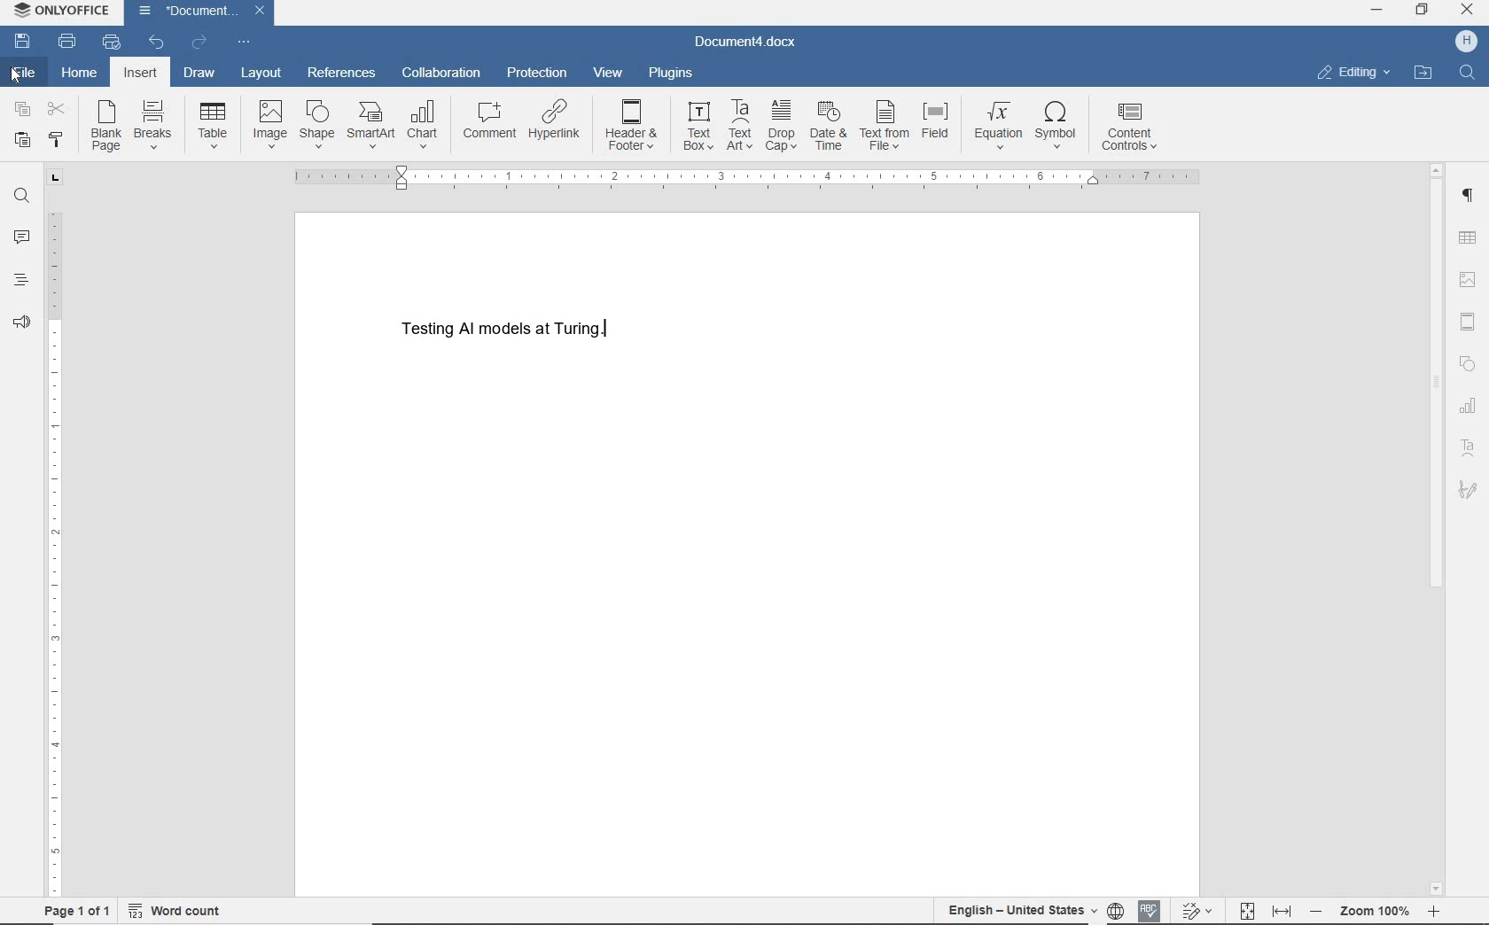  What do you see at coordinates (1423, 10) in the screenshot?
I see `RESTORE` at bounding box center [1423, 10].